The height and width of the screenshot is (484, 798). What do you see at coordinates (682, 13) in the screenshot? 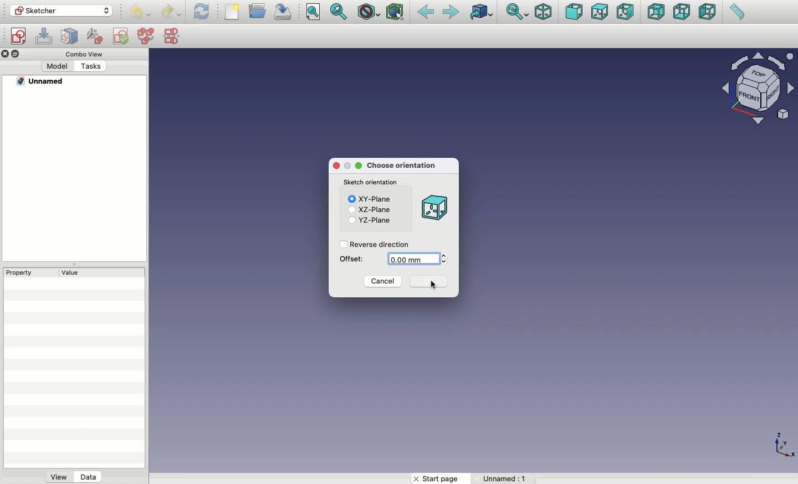
I see `Bottom` at bounding box center [682, 13].